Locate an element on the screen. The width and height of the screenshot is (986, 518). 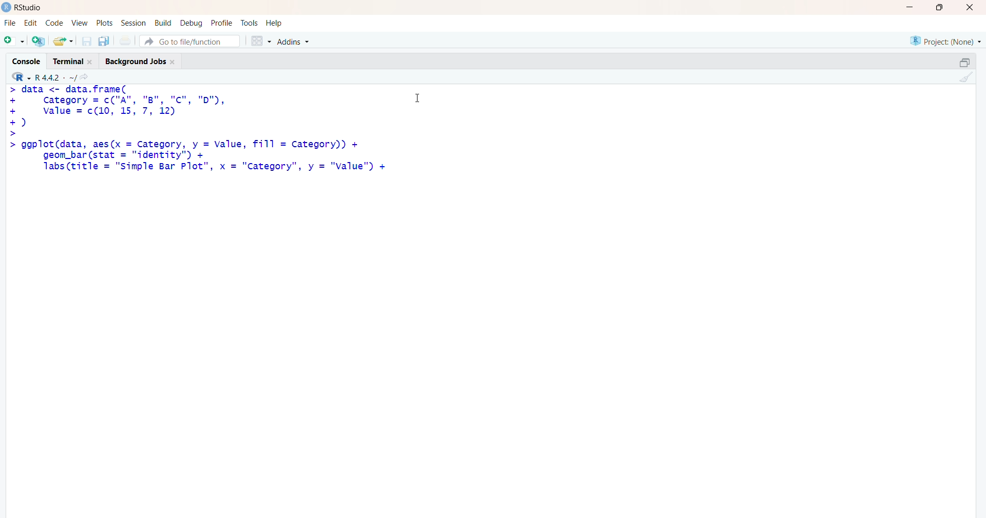
maximize is located at coordinates (964, 63).